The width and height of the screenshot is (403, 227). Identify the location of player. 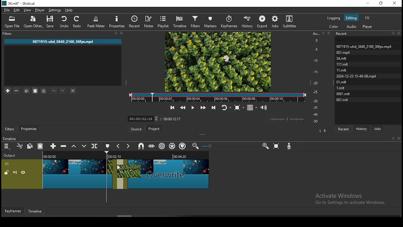
(368, 27).